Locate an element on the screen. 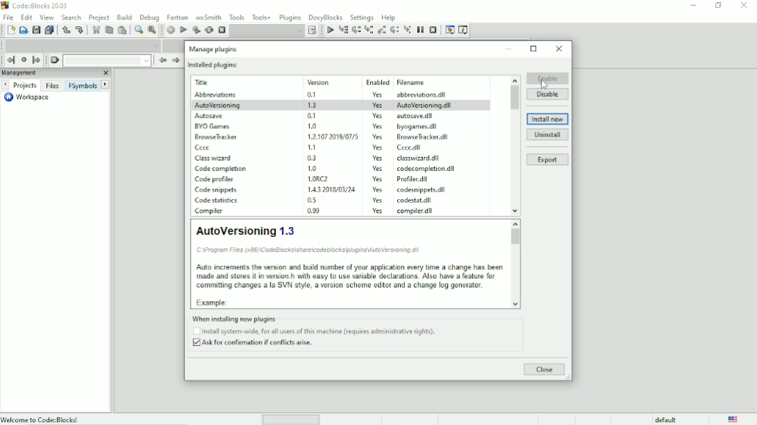  version  is located at coordinates (313, 116).